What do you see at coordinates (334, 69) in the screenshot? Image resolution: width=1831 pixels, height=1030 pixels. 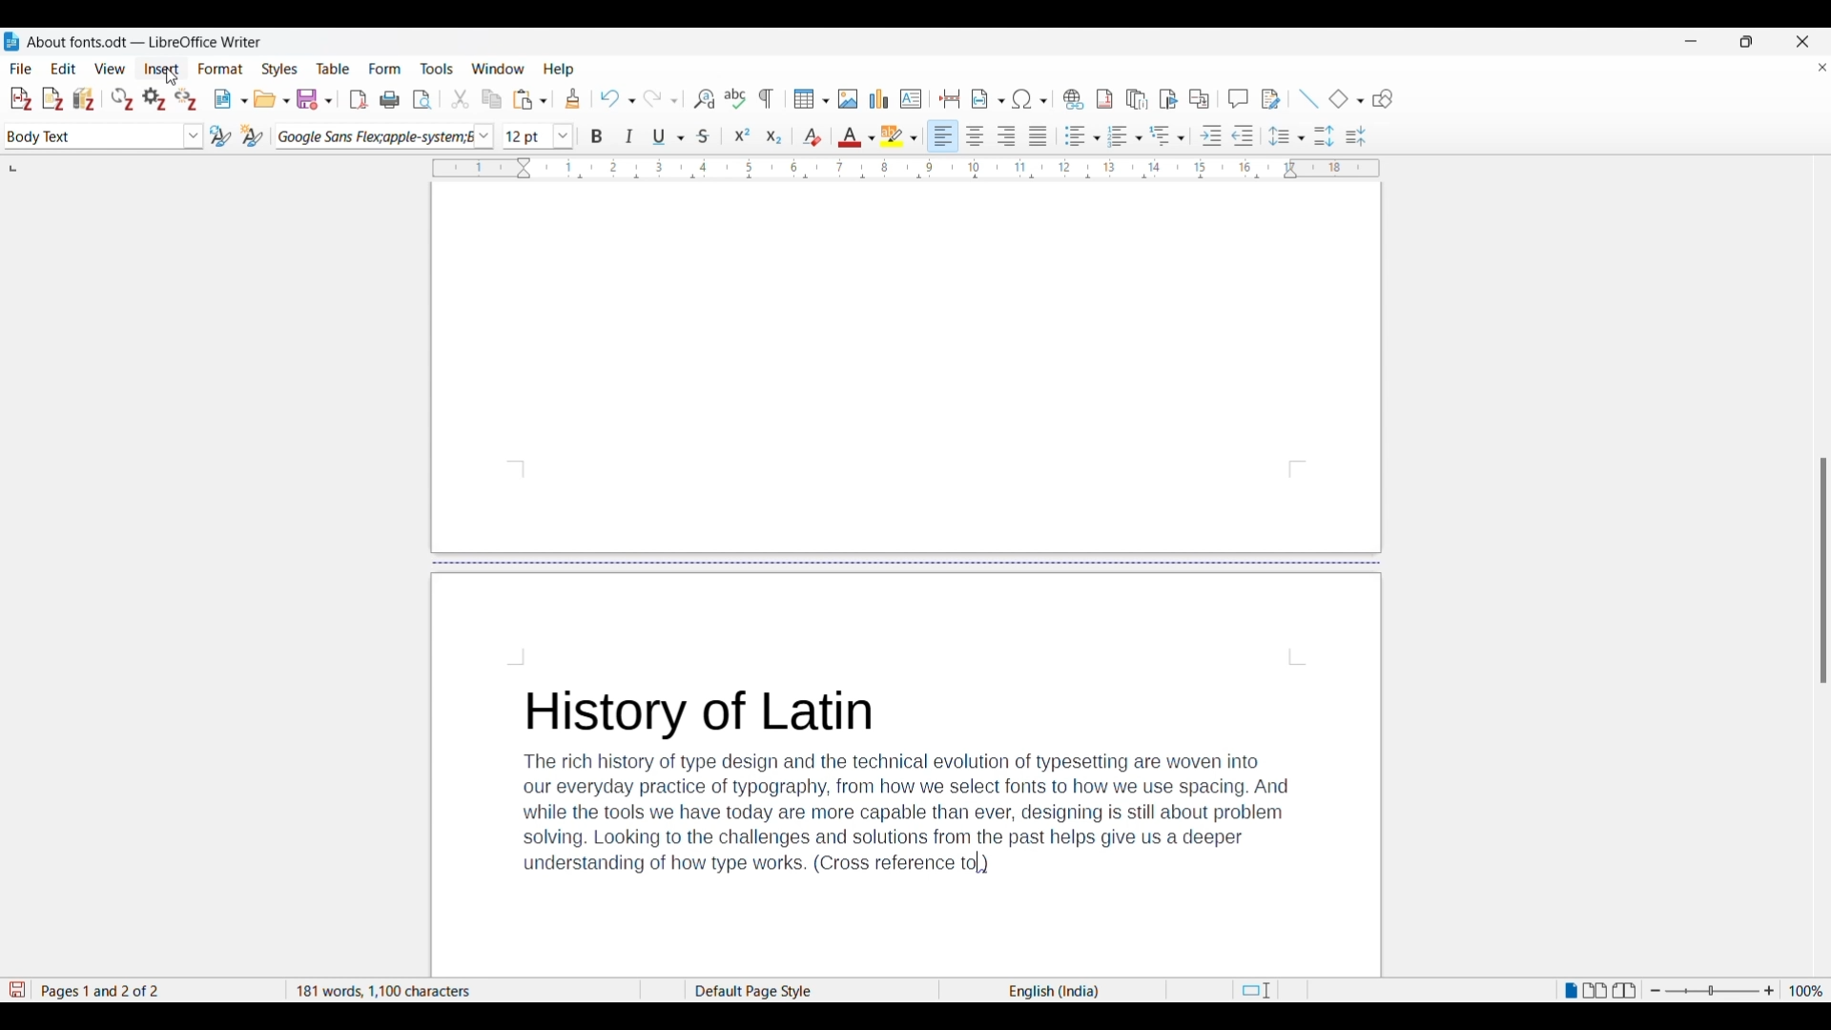 I see `Table menu` at bounding box center [334, 69].